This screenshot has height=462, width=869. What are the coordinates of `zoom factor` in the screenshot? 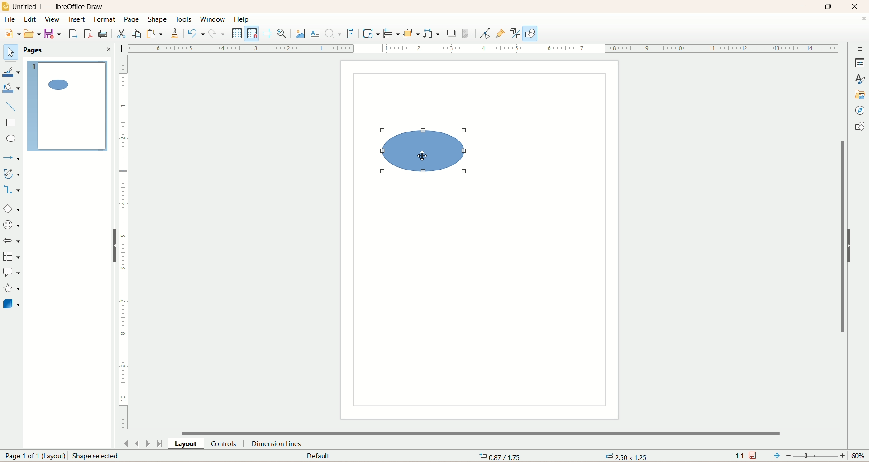 It's located at (816, 455).